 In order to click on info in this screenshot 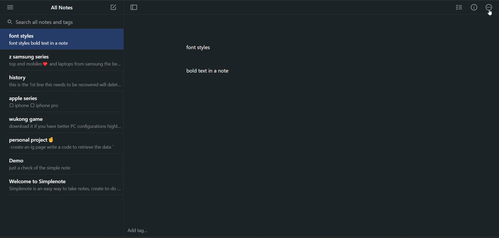, I will do `click(474, 8)`.